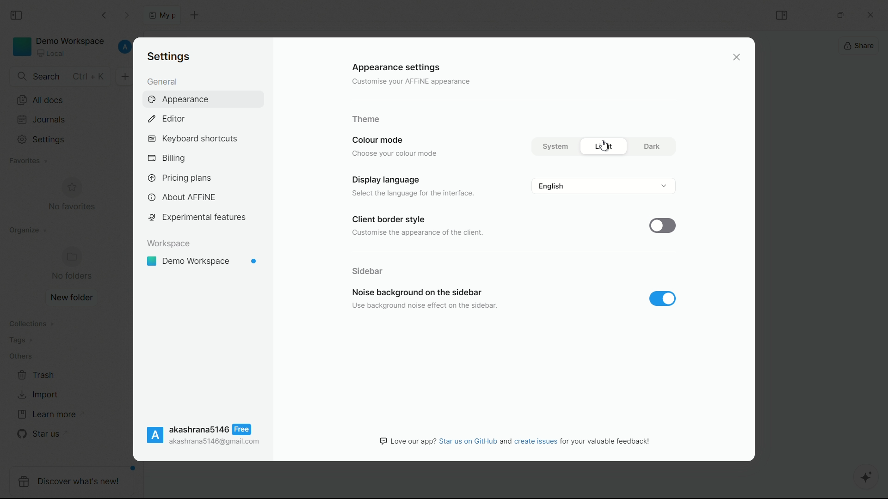 The width and height of the screenshot is (888, 499). Describe the element at coordinates (59, 77) in the screenshot. I see `search bar` at that location.